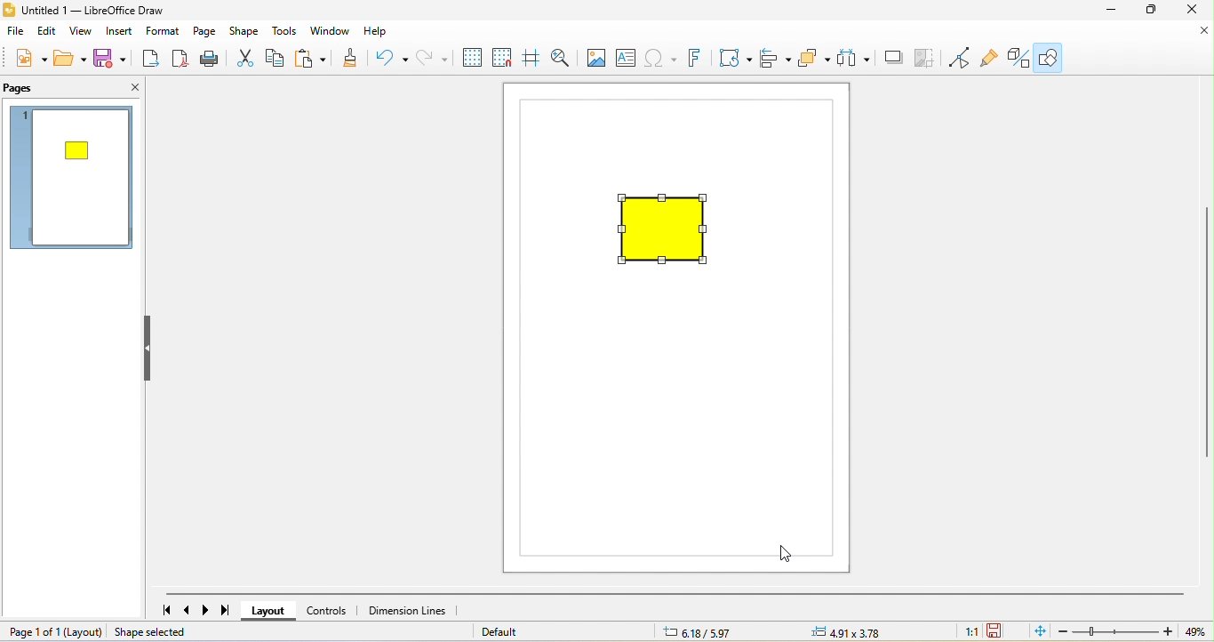 The height and width of the screenshot is (642, 1214). What do you see at coordinates (48, 32) in the screenshot?
I see `edit` at bounding box center [48, 32].